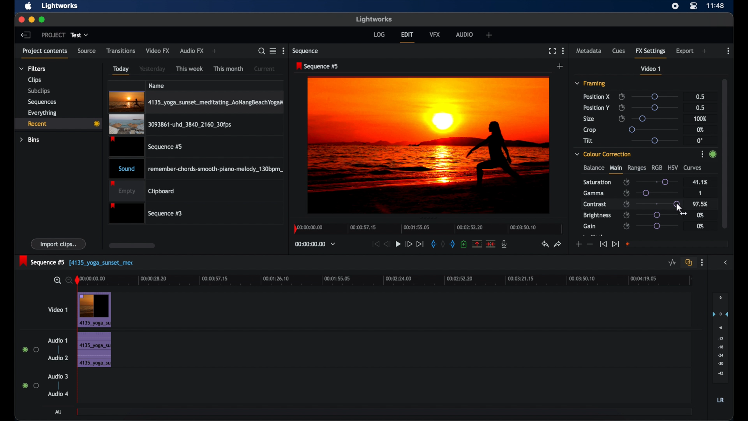 The height and width of the screenshot is (421, 748). I want to click on play , so click(398, 244).